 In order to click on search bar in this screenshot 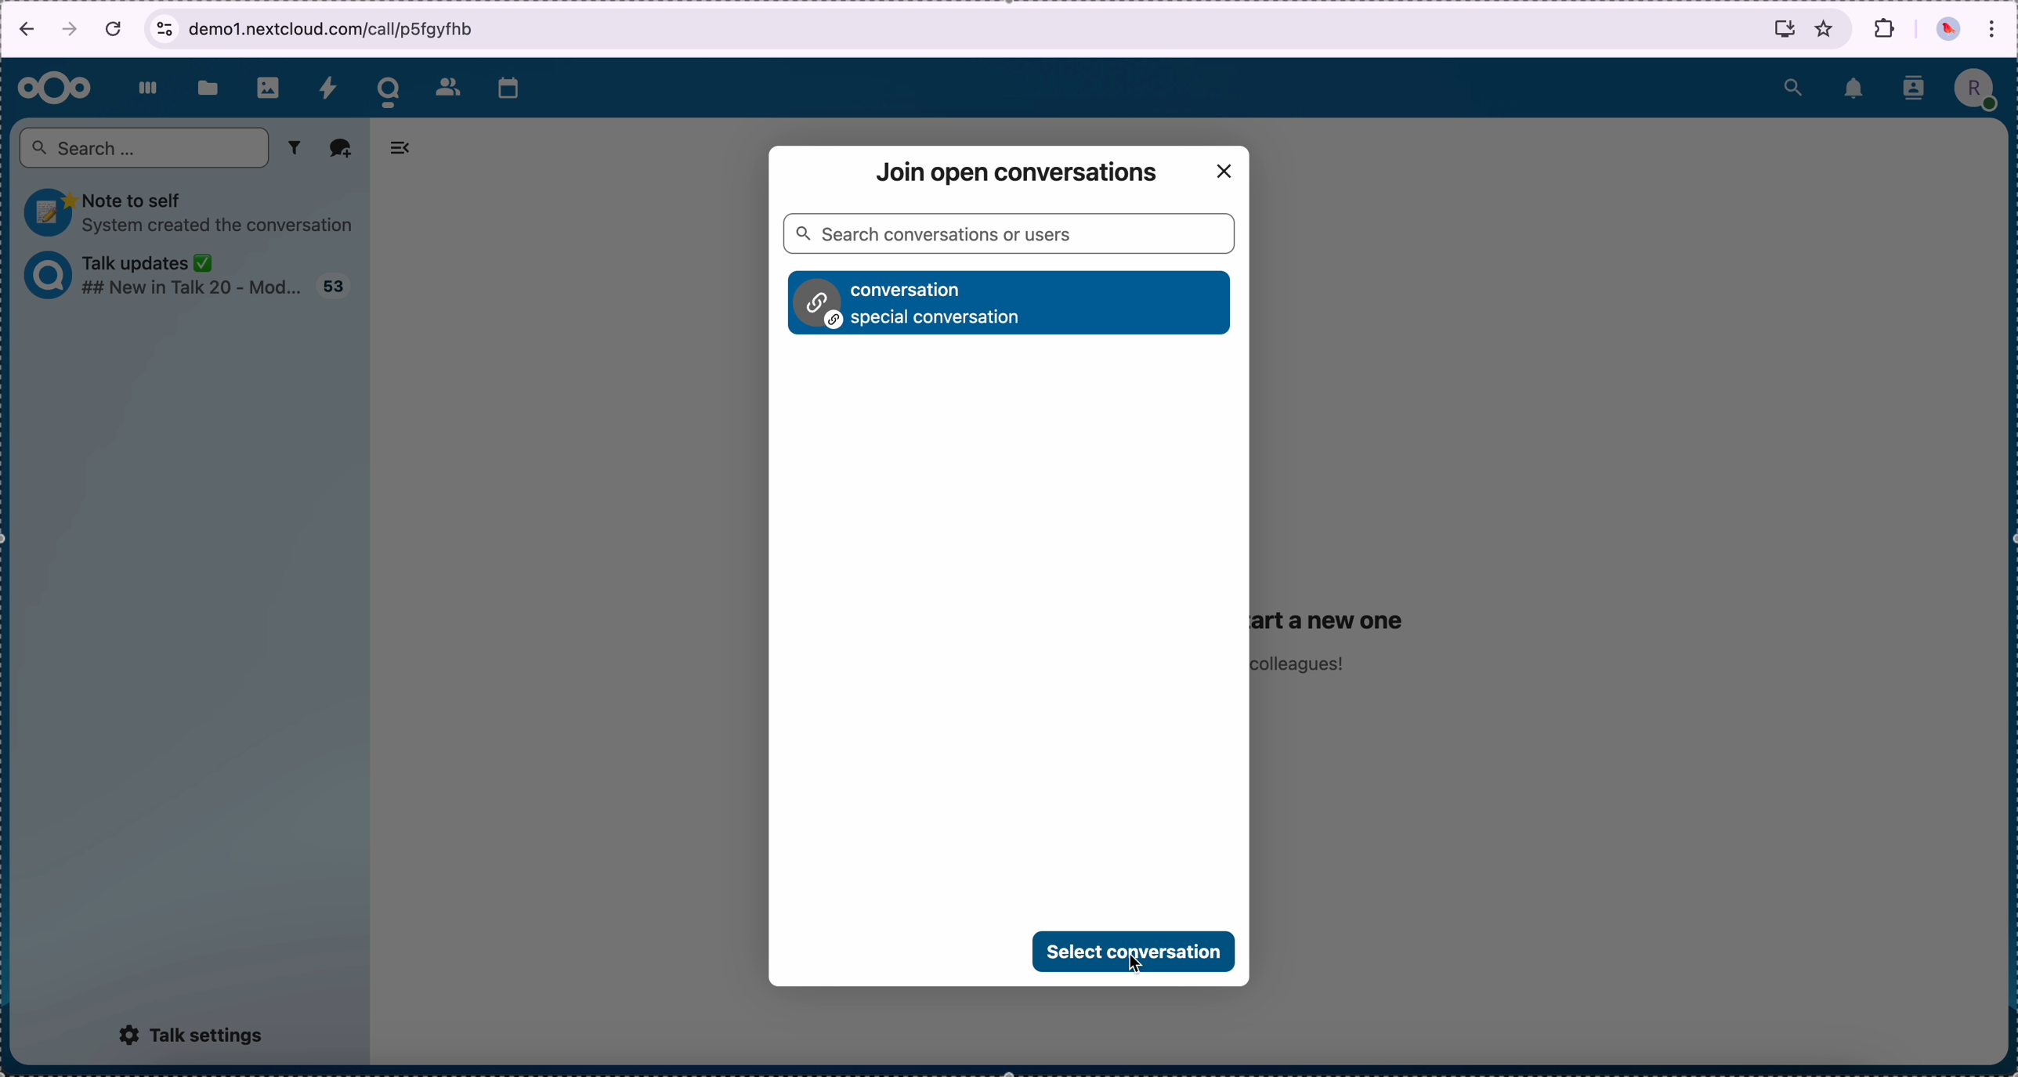, I will do `click(145, 149)`.